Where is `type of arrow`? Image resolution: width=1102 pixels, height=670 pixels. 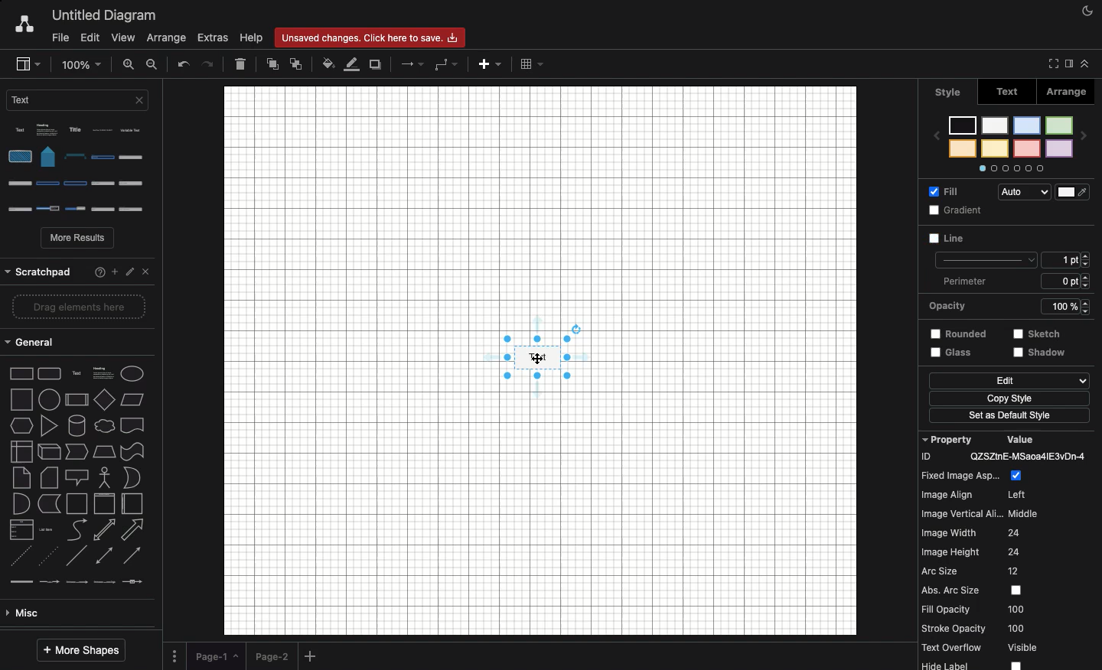 type of arrow is located at coordinates (82, 428).